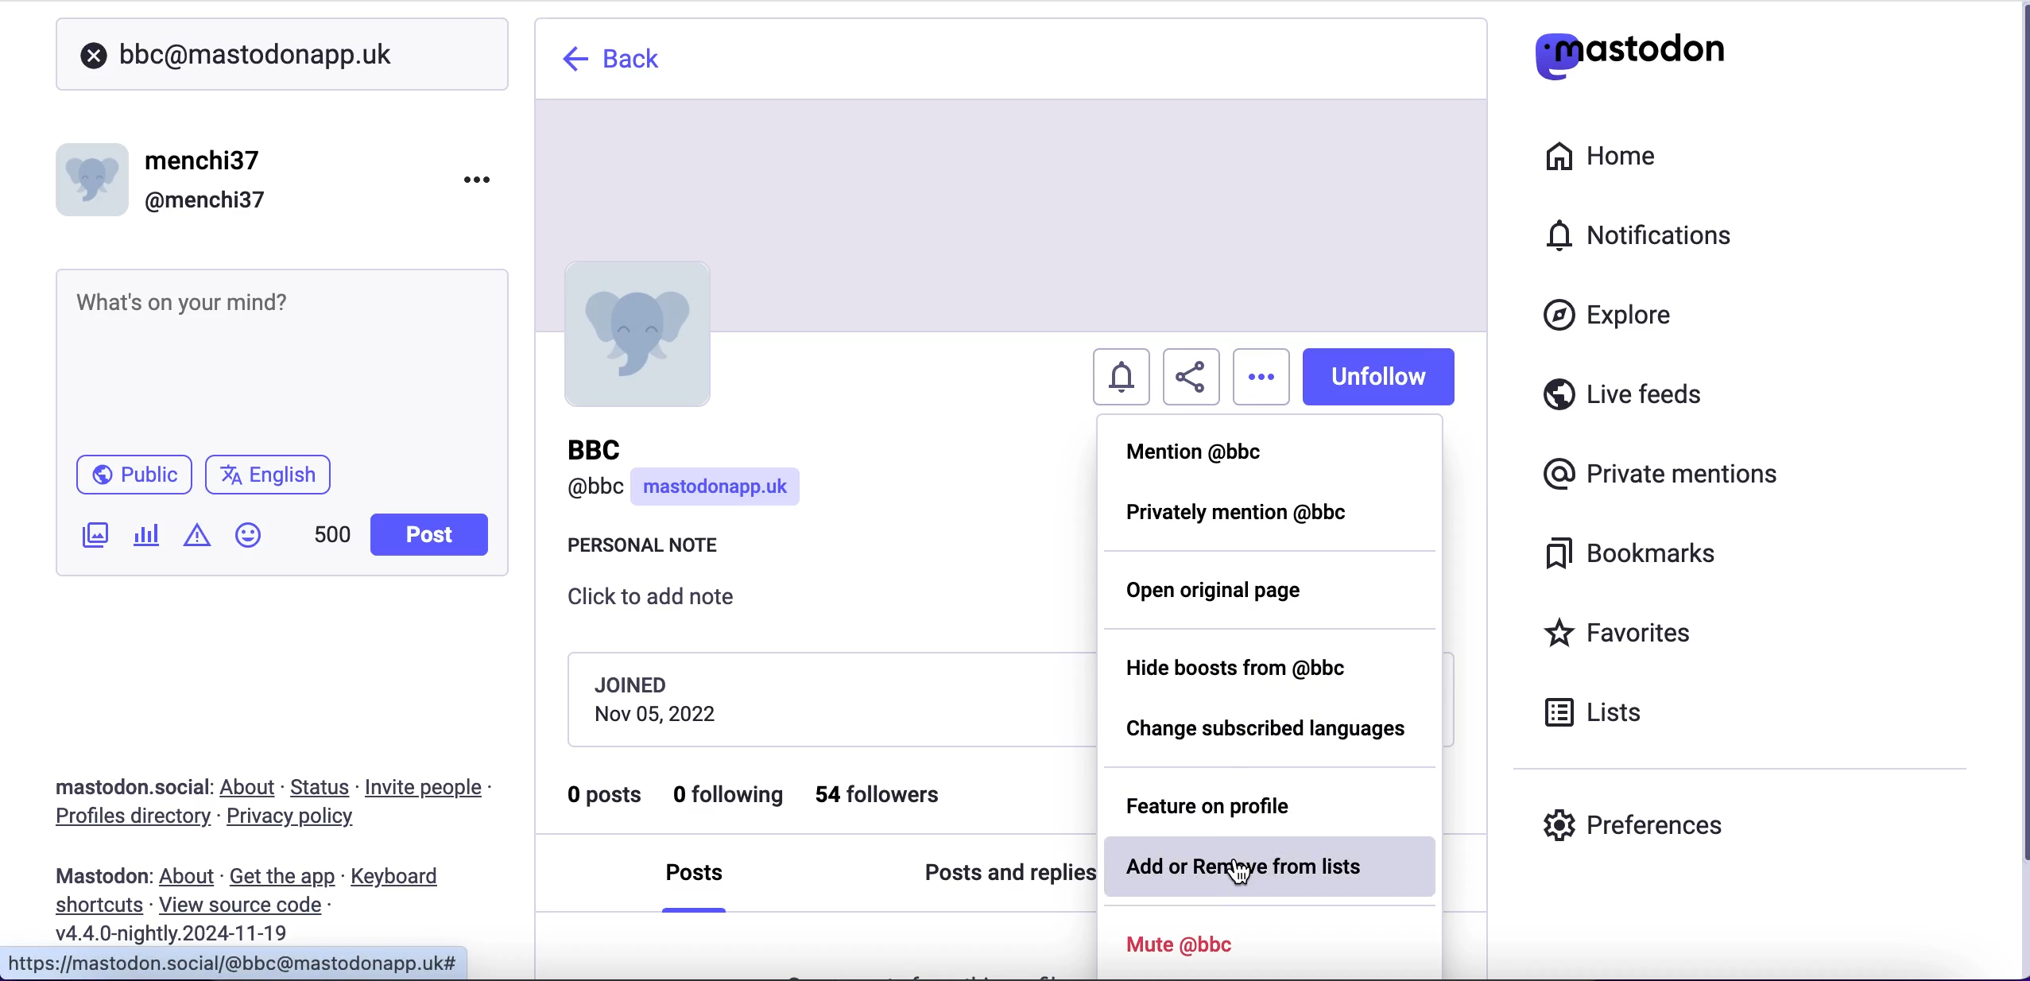  What do you see at coordinates (165, 179) in the screenshot?
I see `user name` at bounding box center [165, 179].